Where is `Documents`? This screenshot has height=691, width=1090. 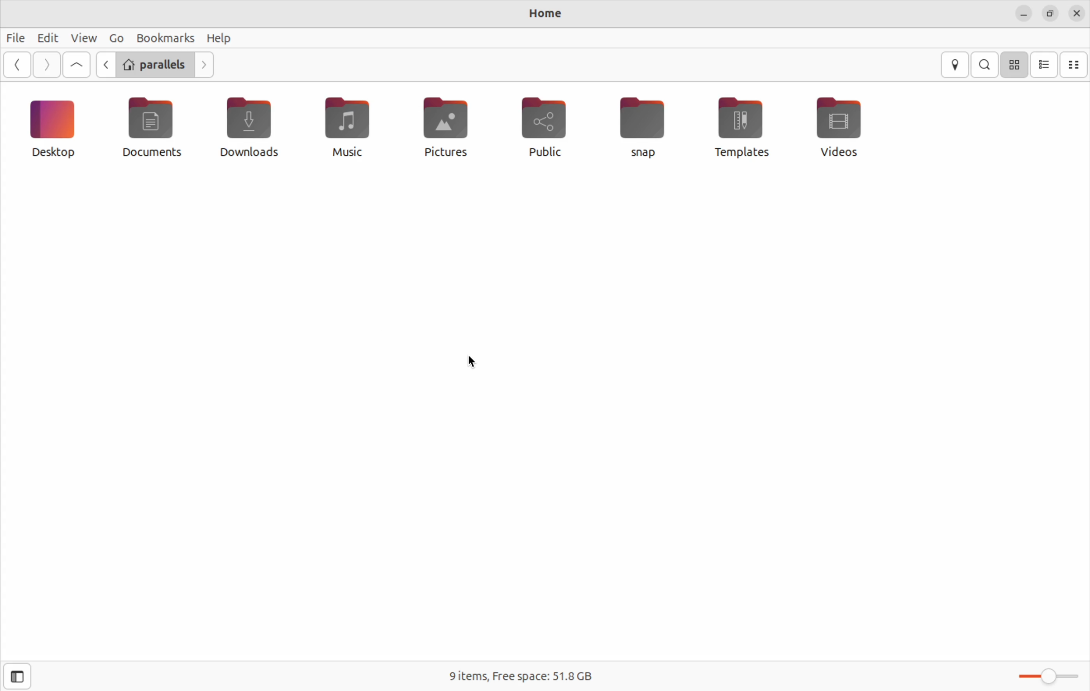 Documents is located at coordinates (148, 129).